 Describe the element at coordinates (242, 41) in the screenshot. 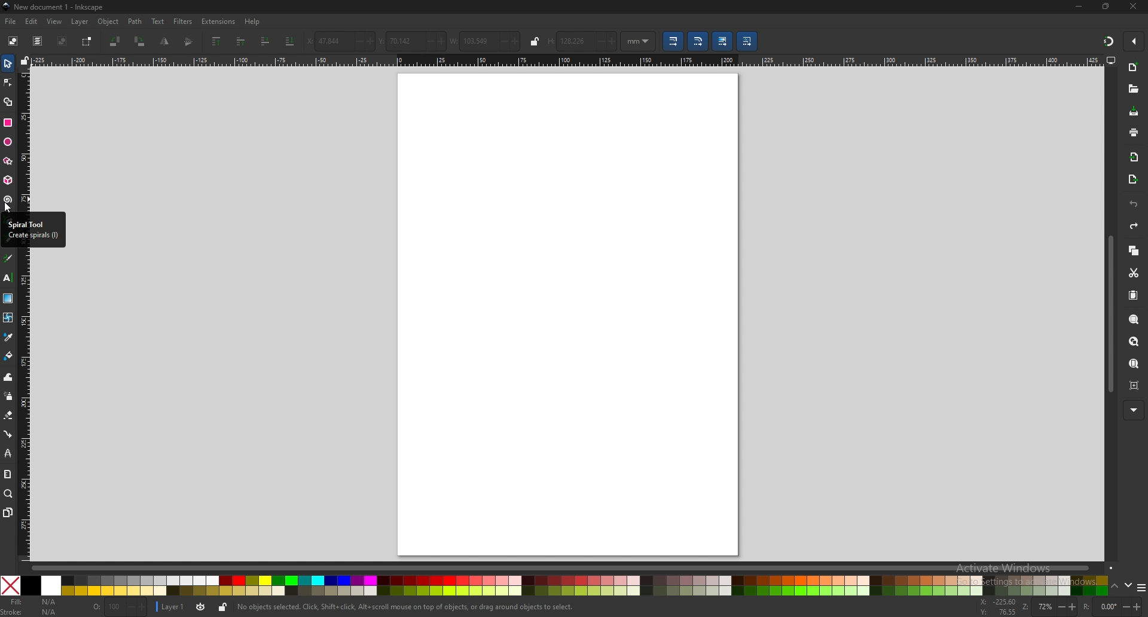

I see `raise selection one step` at that location.